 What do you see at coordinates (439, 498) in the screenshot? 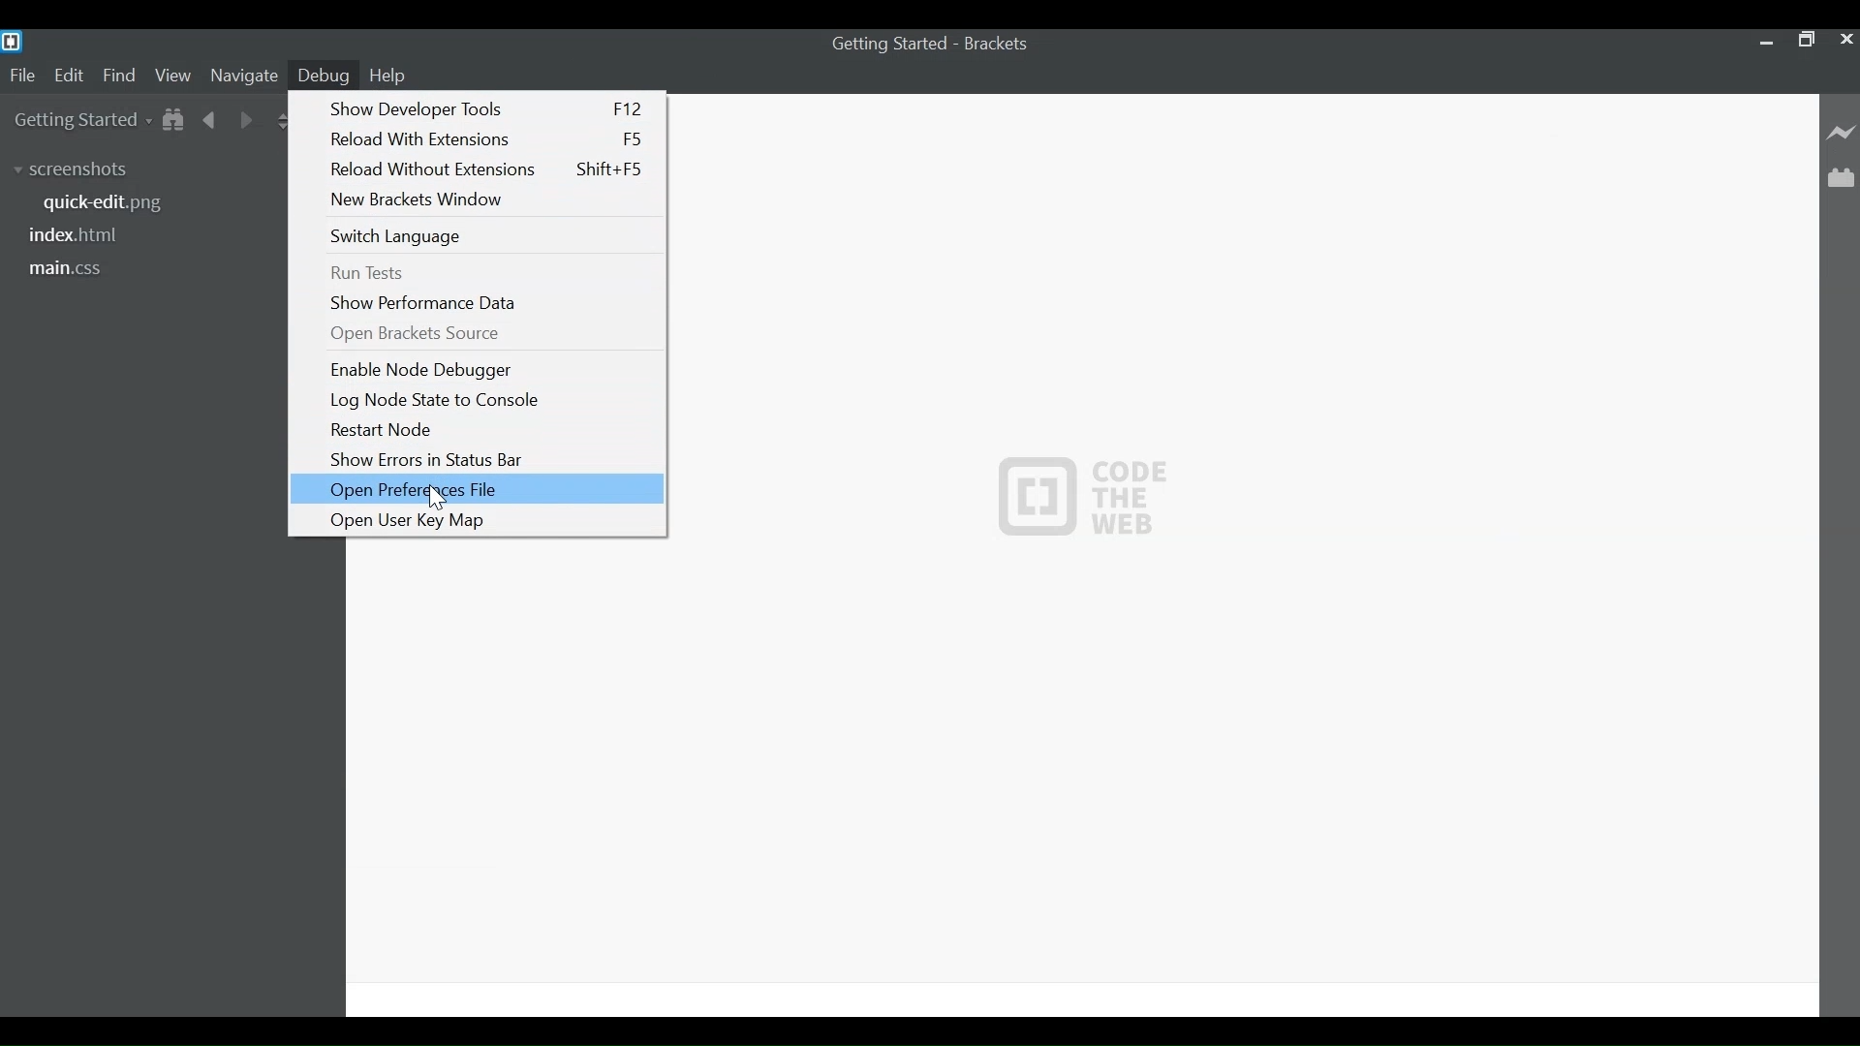
I see `Cursor` at bounding box center [439, 498].